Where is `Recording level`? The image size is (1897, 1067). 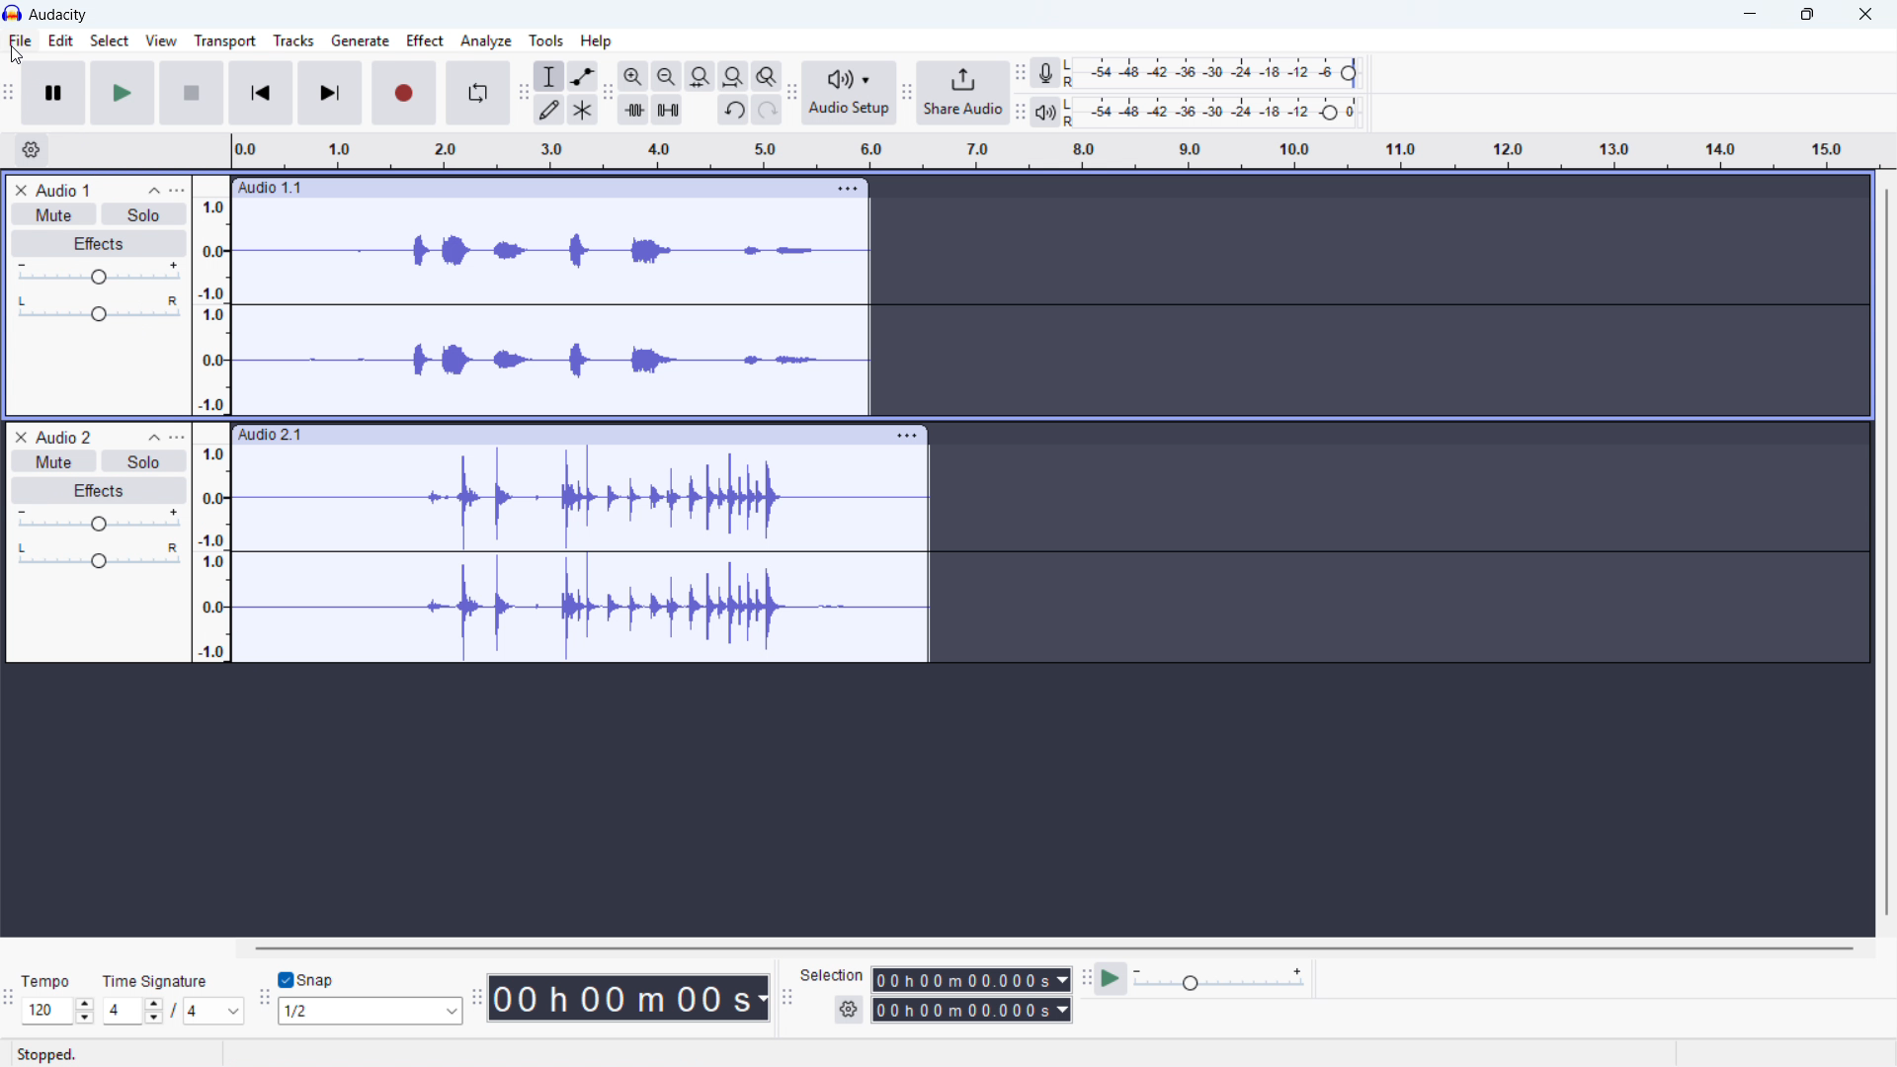
Recording level is located at coordinates (1217, 113).